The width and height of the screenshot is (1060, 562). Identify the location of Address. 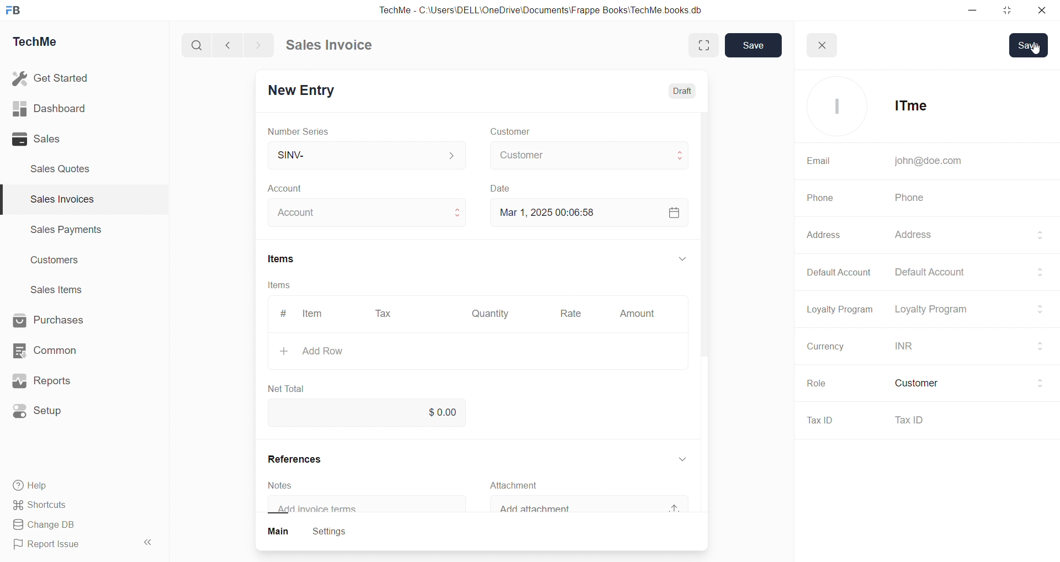
(820, 236).